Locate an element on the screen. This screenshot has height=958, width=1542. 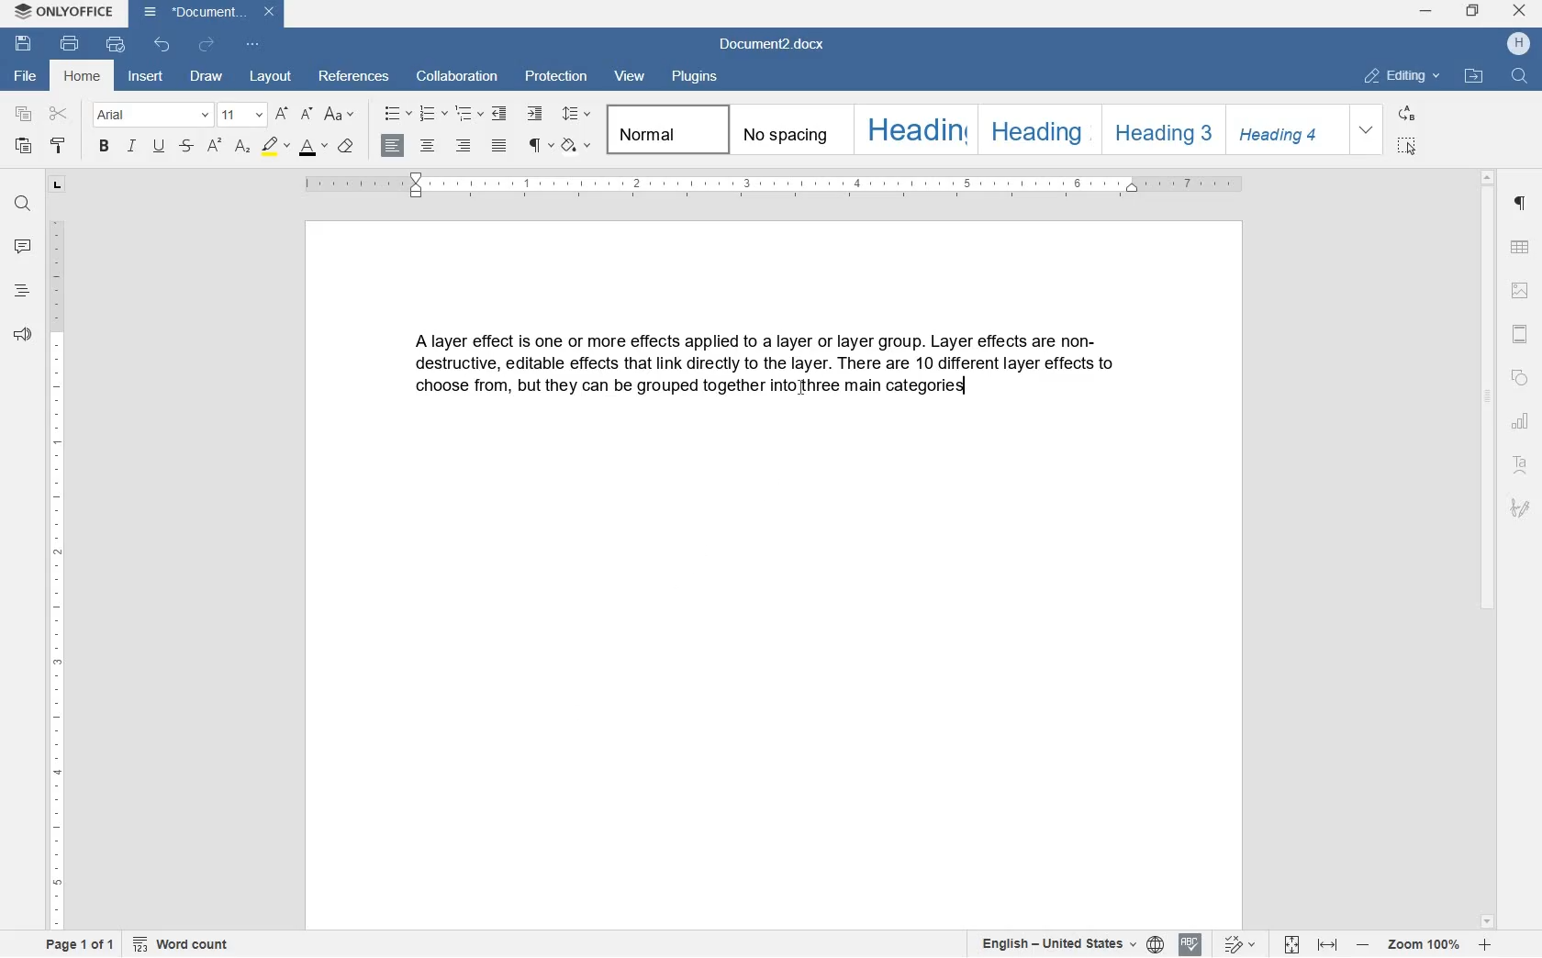
find is located at coordinates (1518, 76).